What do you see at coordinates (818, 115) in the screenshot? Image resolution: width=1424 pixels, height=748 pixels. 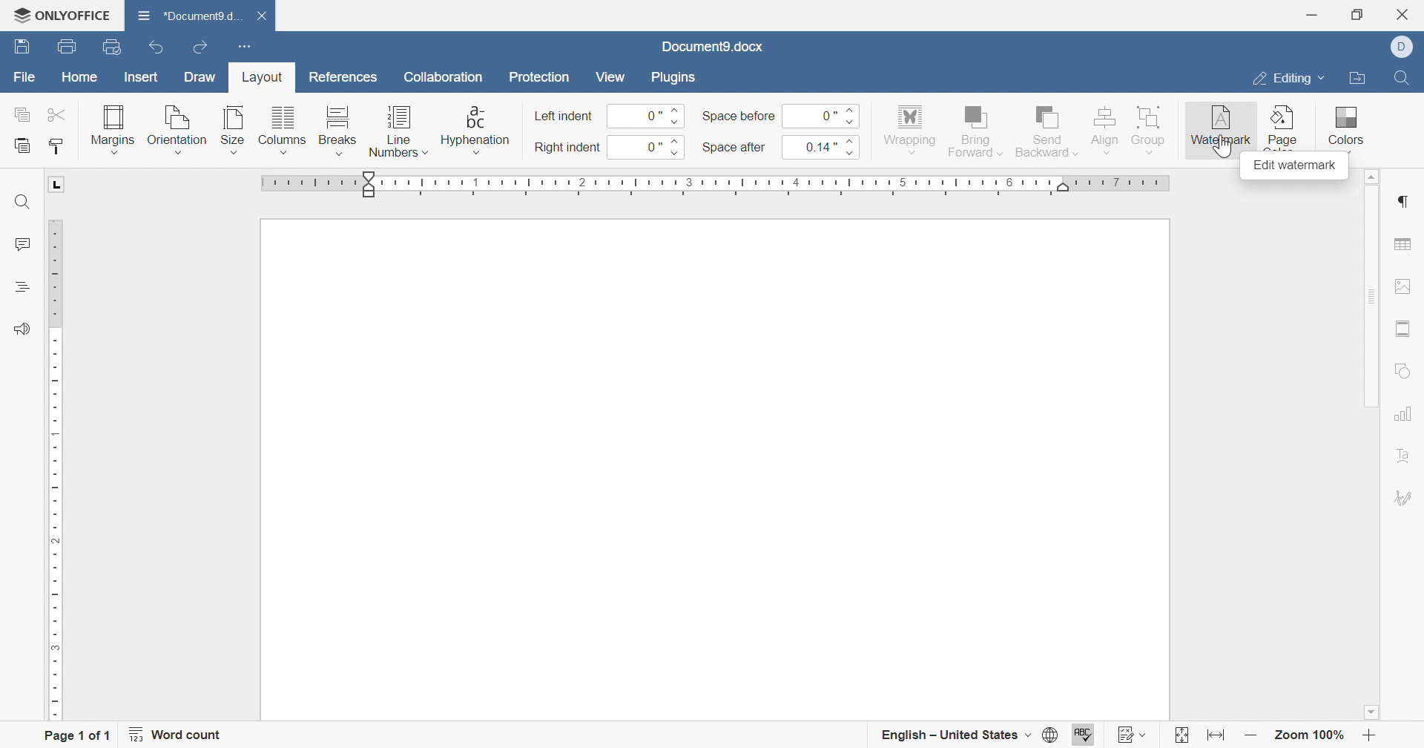 I see `0` at bounding box center [818, 115].